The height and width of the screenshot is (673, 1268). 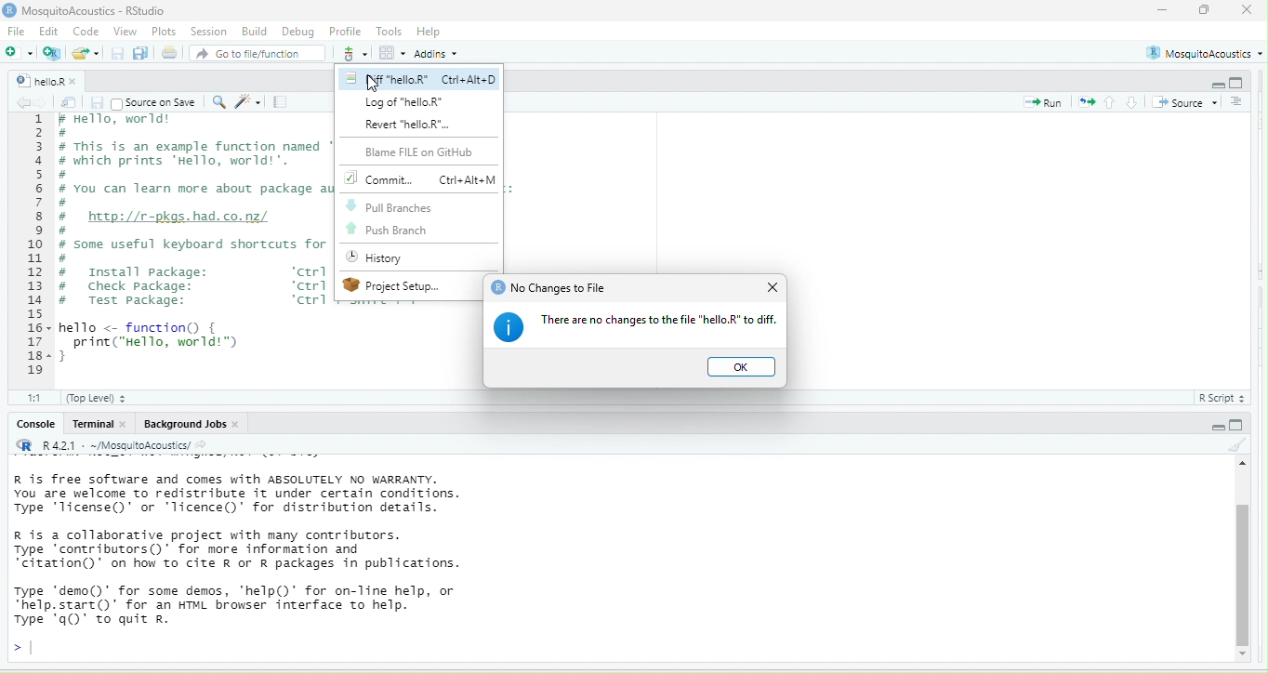 What do you see at coordinates (1219, 427) in the screenshot?
I see `hide r script` at bounding box center [1219, 427].